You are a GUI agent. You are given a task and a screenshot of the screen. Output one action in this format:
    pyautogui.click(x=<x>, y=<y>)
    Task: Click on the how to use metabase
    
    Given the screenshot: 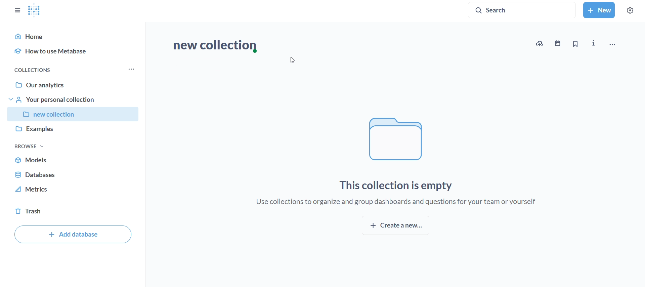 What is the action you would take?
    pyautogui.click(x=73, y=51)
    